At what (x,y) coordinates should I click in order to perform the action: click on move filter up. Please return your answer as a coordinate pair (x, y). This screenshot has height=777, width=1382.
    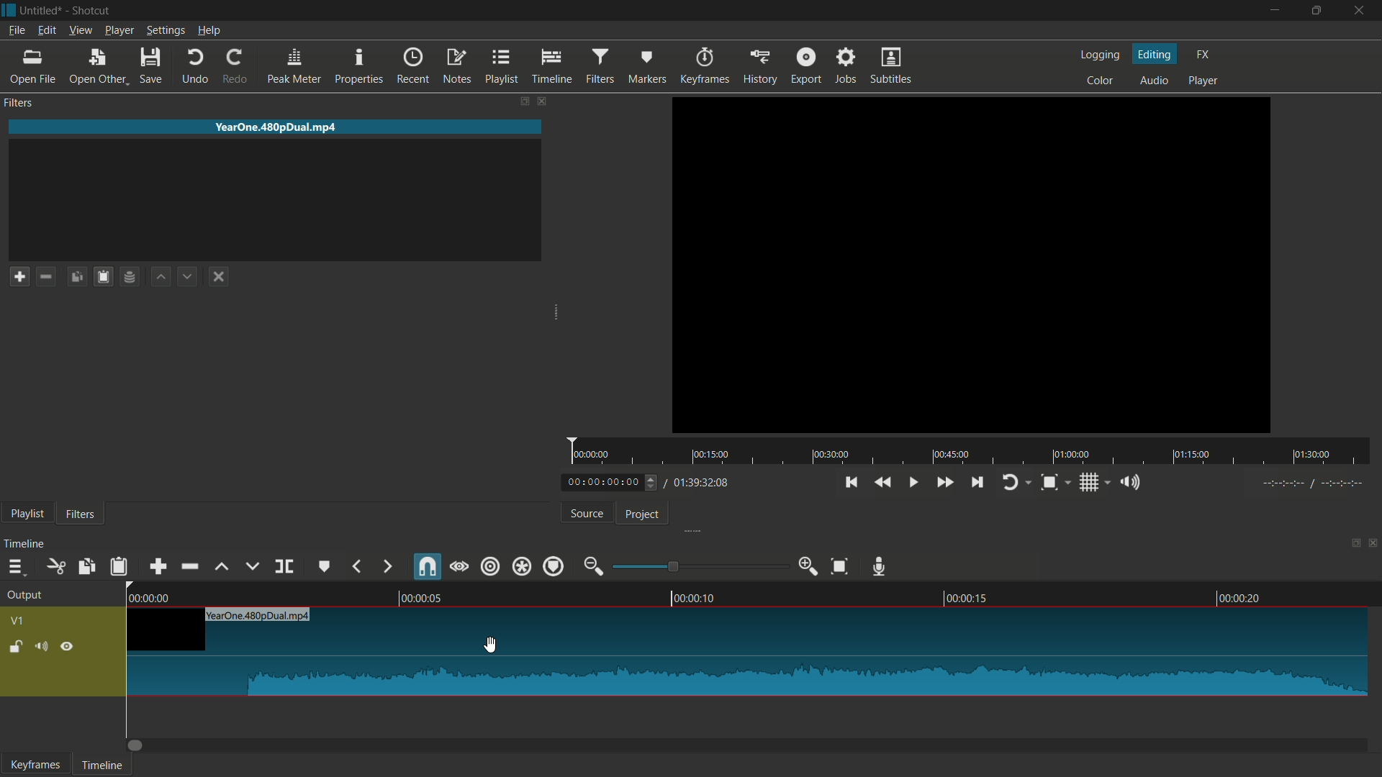
    Looking at the image, I should click on (159, 277).